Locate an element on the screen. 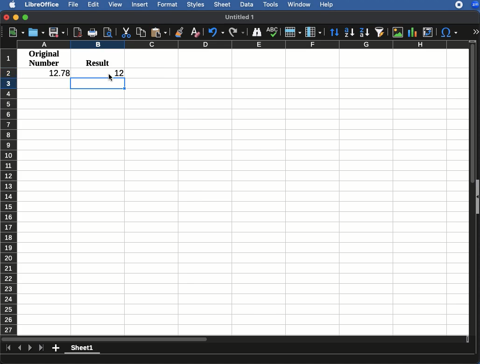 The height and width of the screenshot is (364, 480). Format is located at coordinates (168, 4).